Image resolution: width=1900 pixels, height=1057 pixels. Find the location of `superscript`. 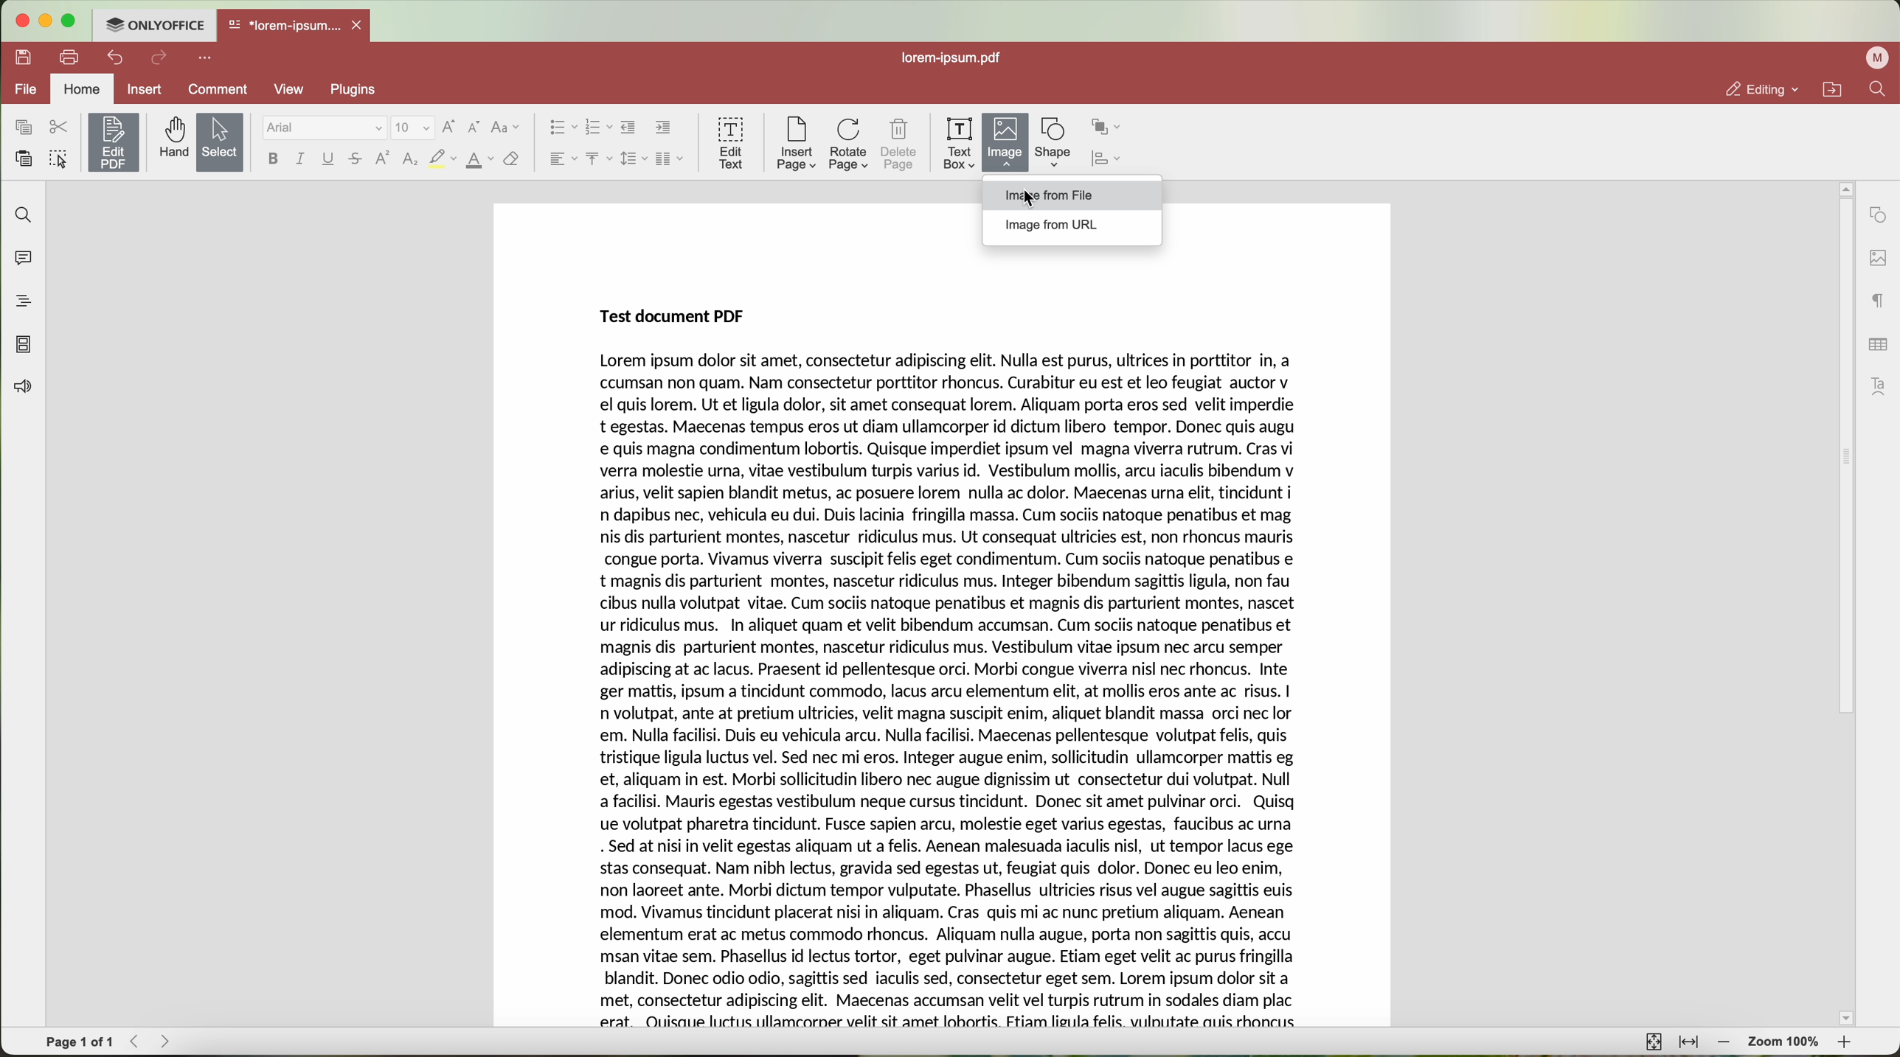

superscript is located at coordinates (384, 158).